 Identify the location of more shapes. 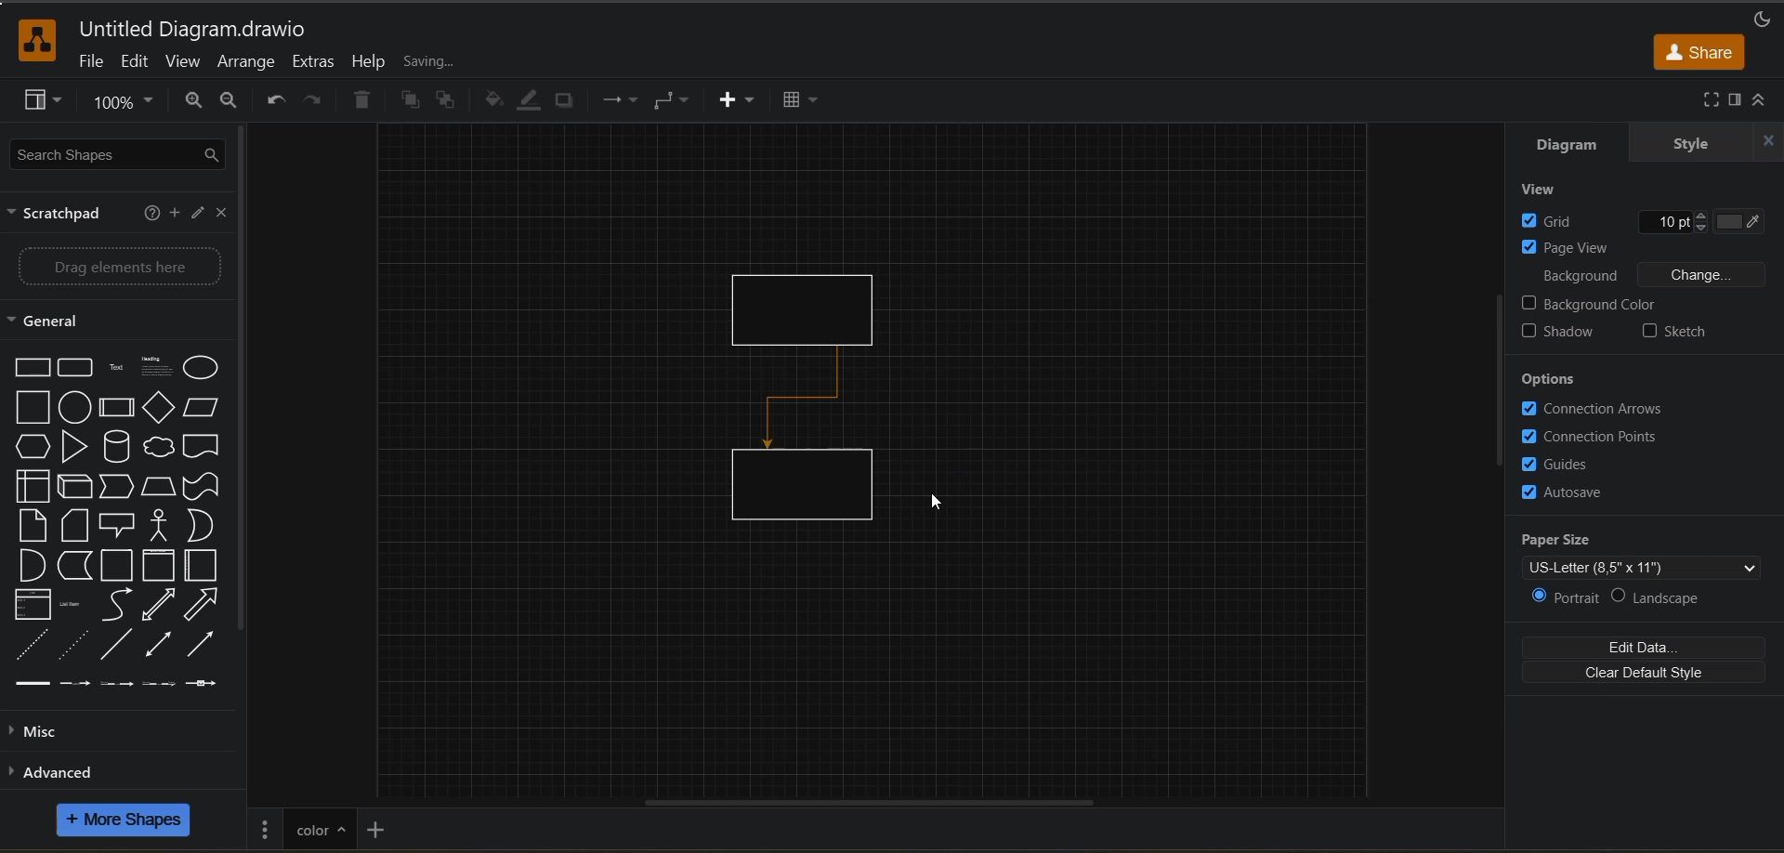
(126, 822).